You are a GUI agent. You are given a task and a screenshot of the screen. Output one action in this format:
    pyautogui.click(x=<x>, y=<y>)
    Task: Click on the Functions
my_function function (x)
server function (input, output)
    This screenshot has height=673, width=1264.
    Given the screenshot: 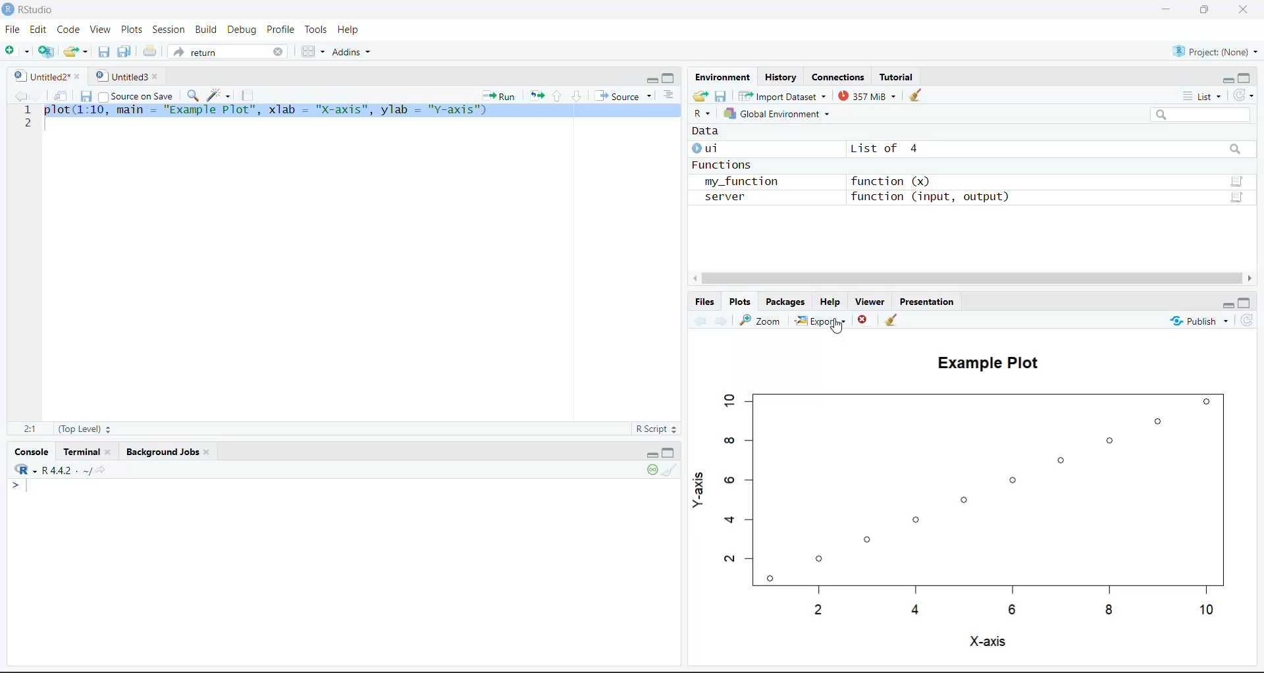 What is the action you would take?
    pyautogui.click(x=851, y=182)
    